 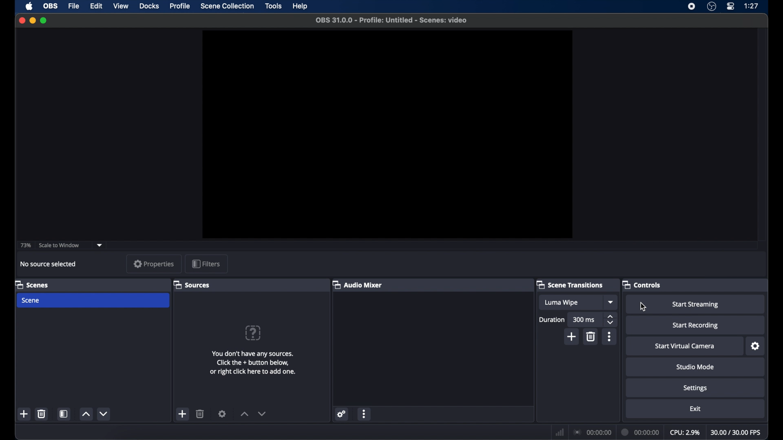 What do you see at coordinates (200, 414) in the screenshot?
I see `delete` at bounding box center [200, 414].